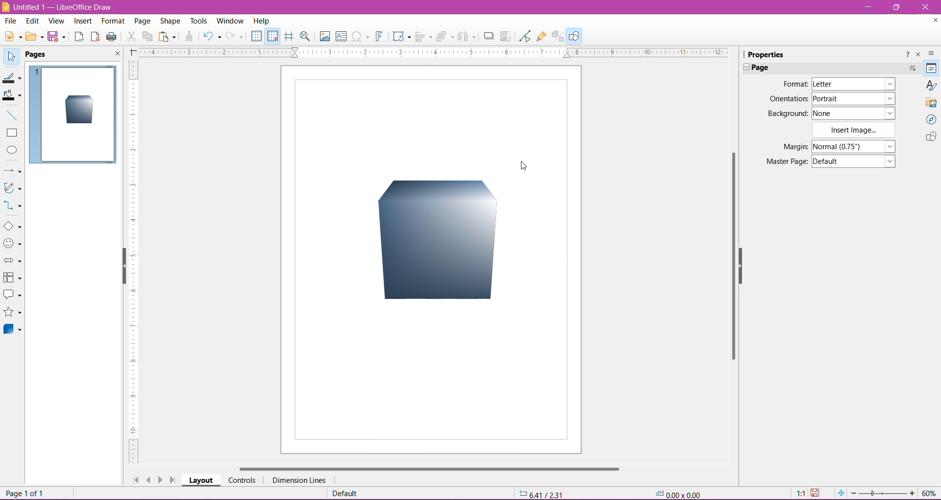 This screenshot has width=941, height=500. What do you see at coordinates (190, 37) in the screenshot?
I see `Clone Formatting` at bounding box center [190, 37].